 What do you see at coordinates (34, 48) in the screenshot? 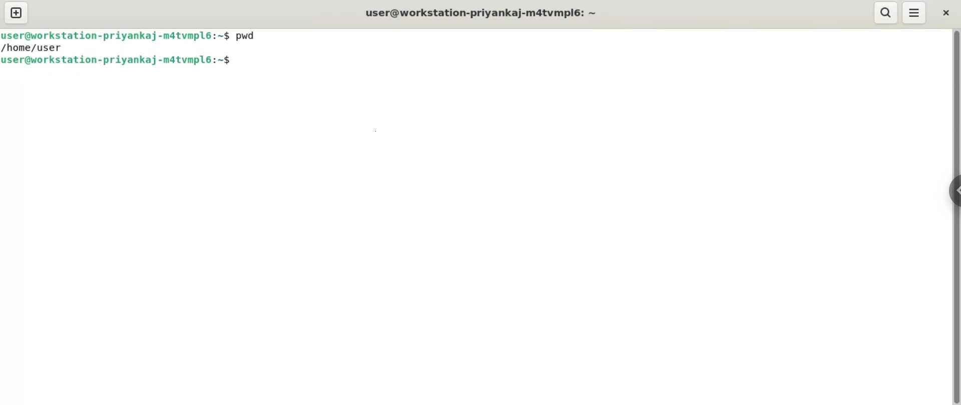
I see `/home/user` at bounding box center [34, 48].